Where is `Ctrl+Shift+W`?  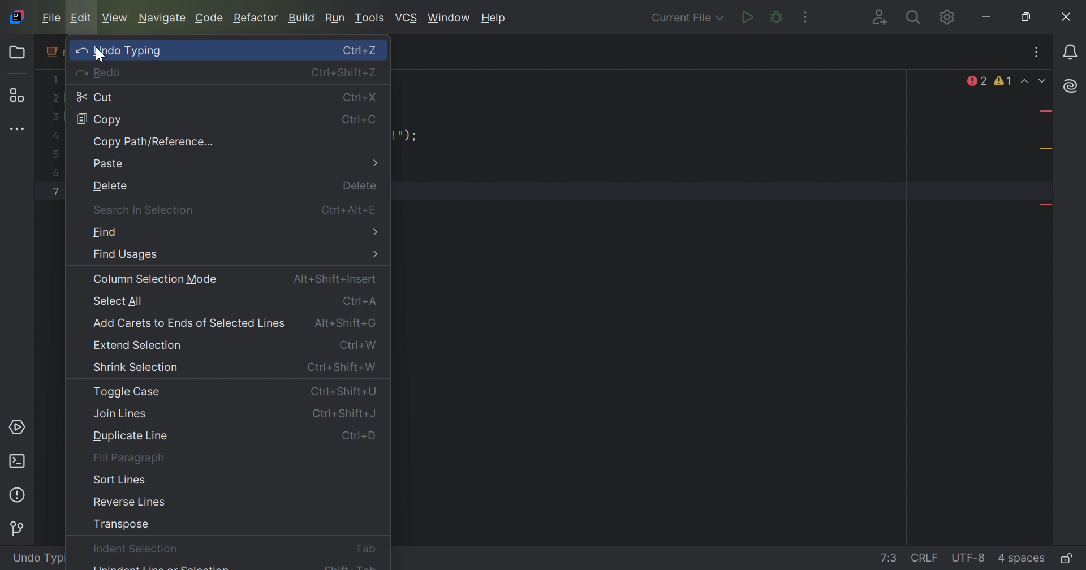
Ctrl+Shift+W is located at coordinates (344, 369).